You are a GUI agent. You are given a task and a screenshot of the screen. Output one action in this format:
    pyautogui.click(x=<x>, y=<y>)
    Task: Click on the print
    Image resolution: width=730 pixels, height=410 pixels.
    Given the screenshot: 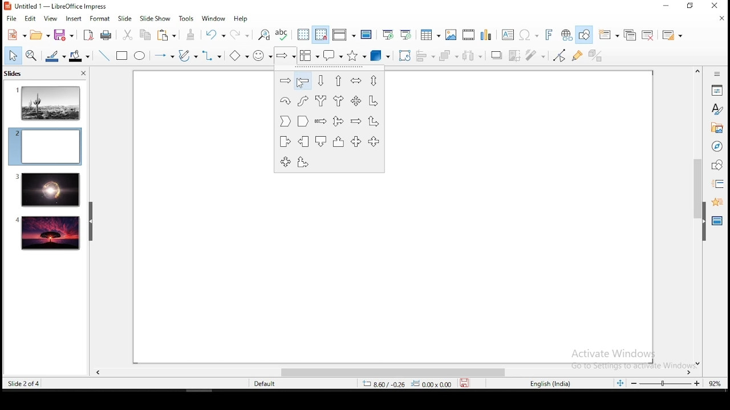 What is the action you would take?
    pyautogui.click(x=107, y=35)
    